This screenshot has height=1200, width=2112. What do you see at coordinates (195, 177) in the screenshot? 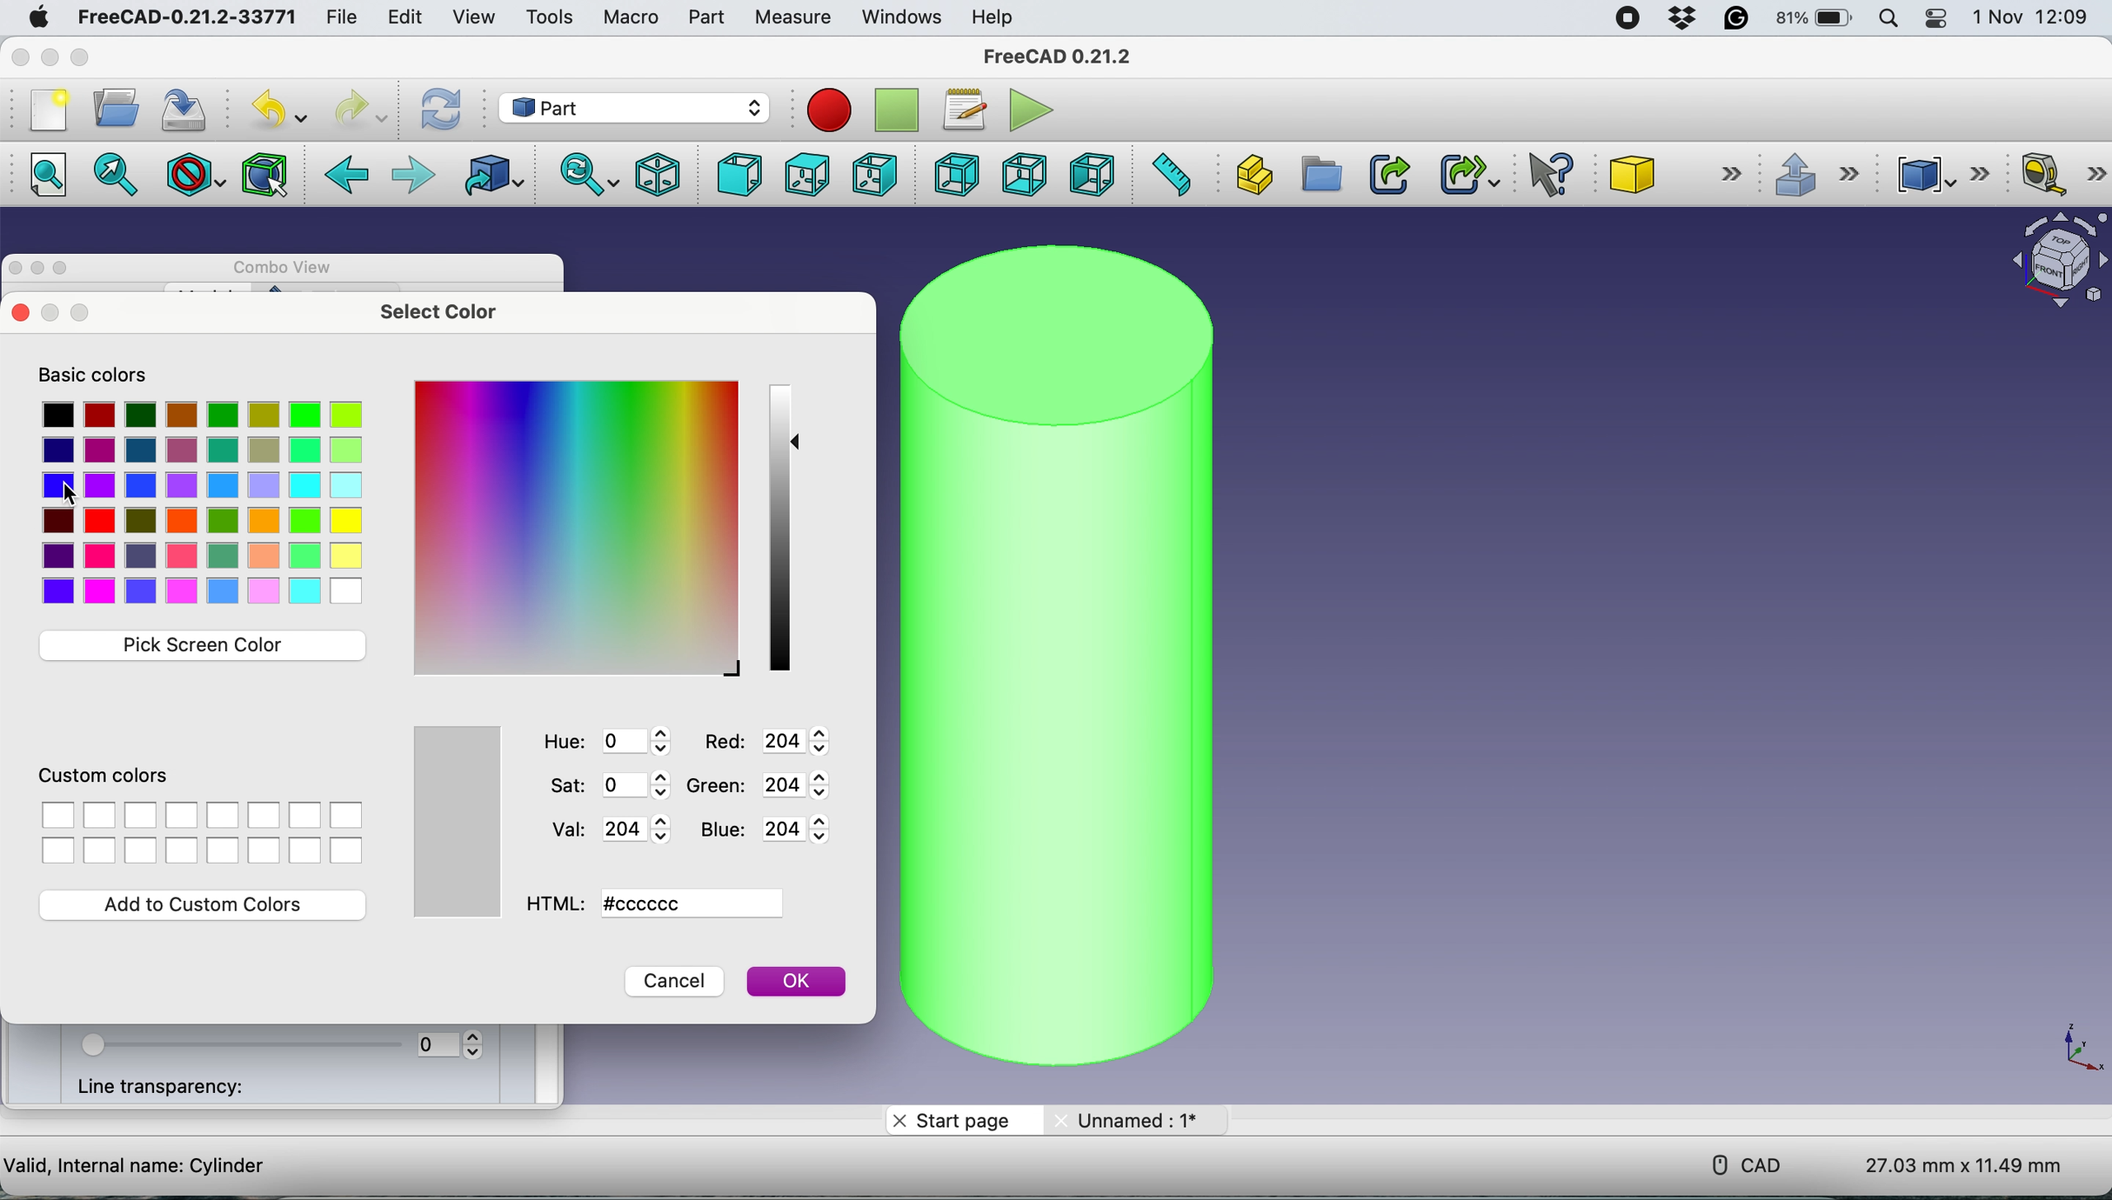
I see `draw style` at bounding box center [195, 177].